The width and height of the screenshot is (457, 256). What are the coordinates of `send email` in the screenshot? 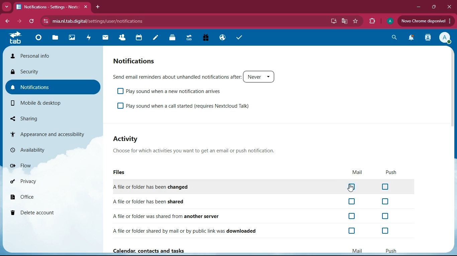 It's located at (177, 77).